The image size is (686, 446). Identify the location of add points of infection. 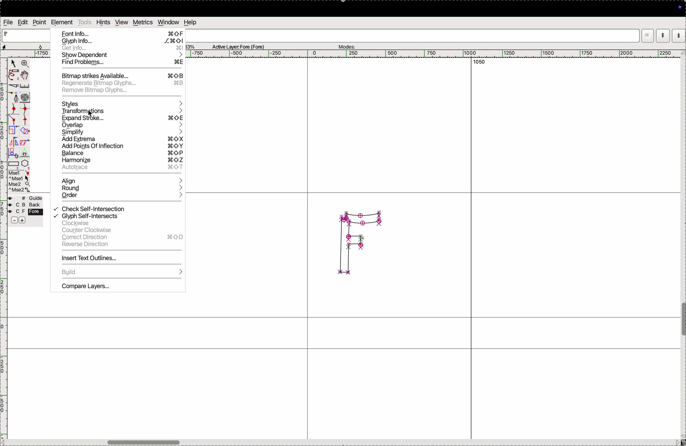
(120, 147).